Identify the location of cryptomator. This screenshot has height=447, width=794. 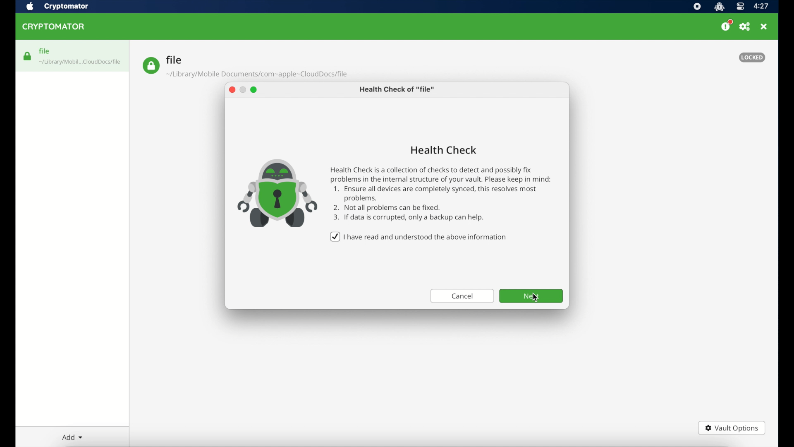
(55, 27).